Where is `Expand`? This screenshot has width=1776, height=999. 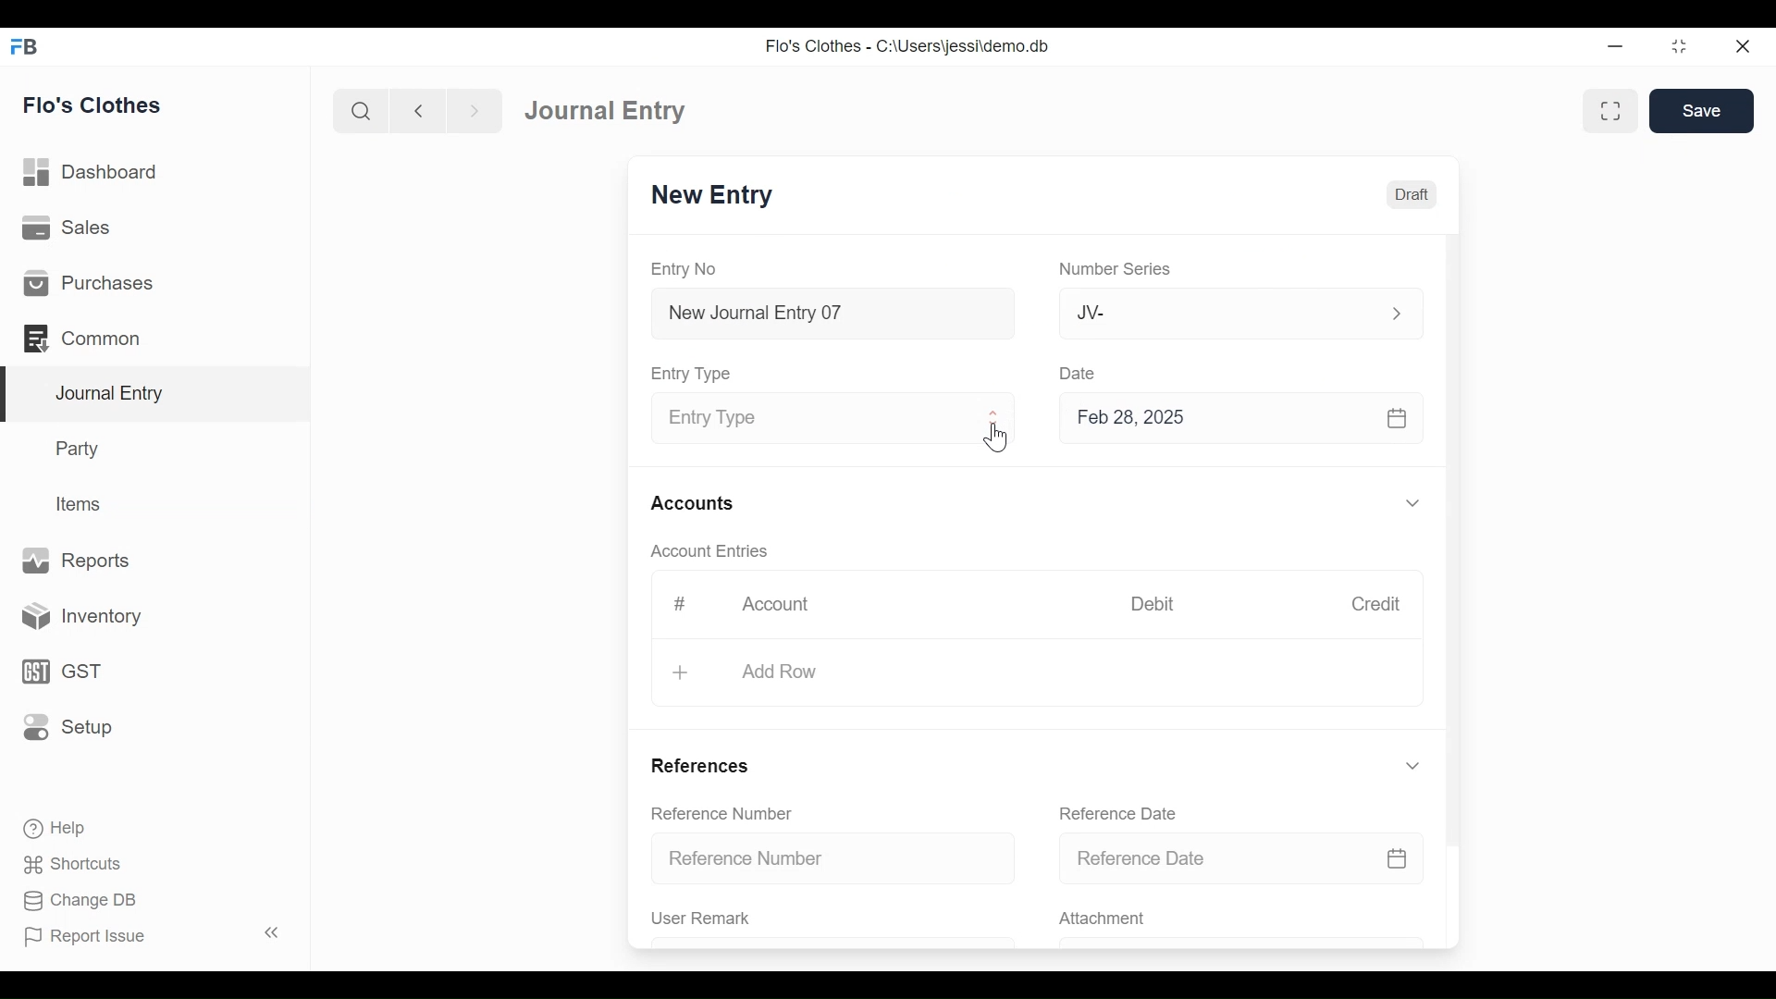 Expand is located at coordinates (1395, 314).